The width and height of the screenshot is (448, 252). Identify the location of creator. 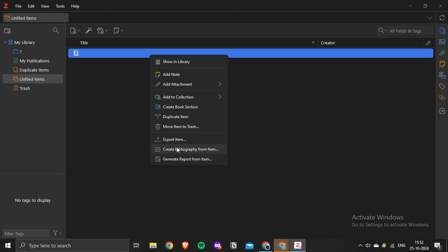
(331, 42).